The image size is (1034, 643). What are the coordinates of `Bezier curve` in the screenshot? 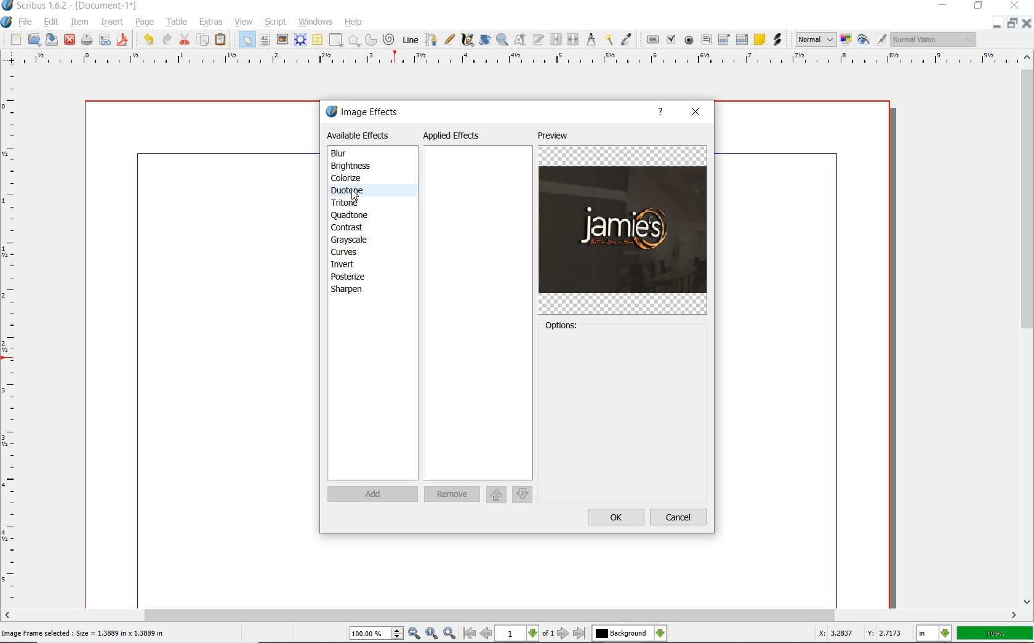 It's located at (431, 40).